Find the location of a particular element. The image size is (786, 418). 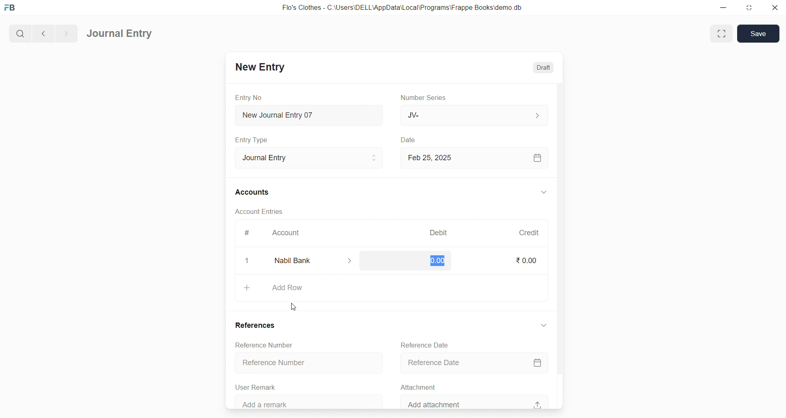

JV- is located at coordinates (473, 116).